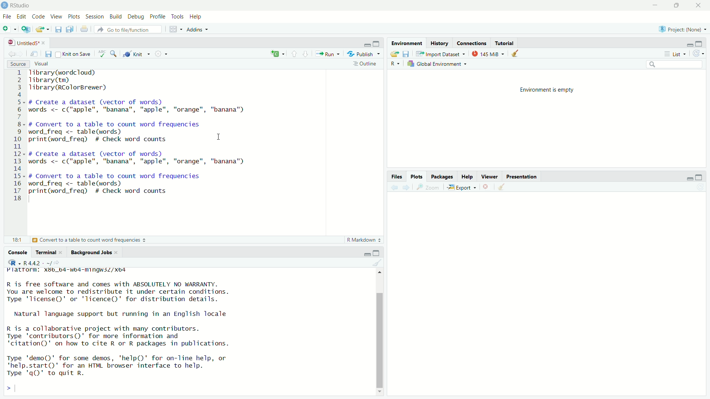 The height and width of the screenshot is (399, 710). Describe the element at coordinates (395, 65) in the screenshot. I see `R` at that location.